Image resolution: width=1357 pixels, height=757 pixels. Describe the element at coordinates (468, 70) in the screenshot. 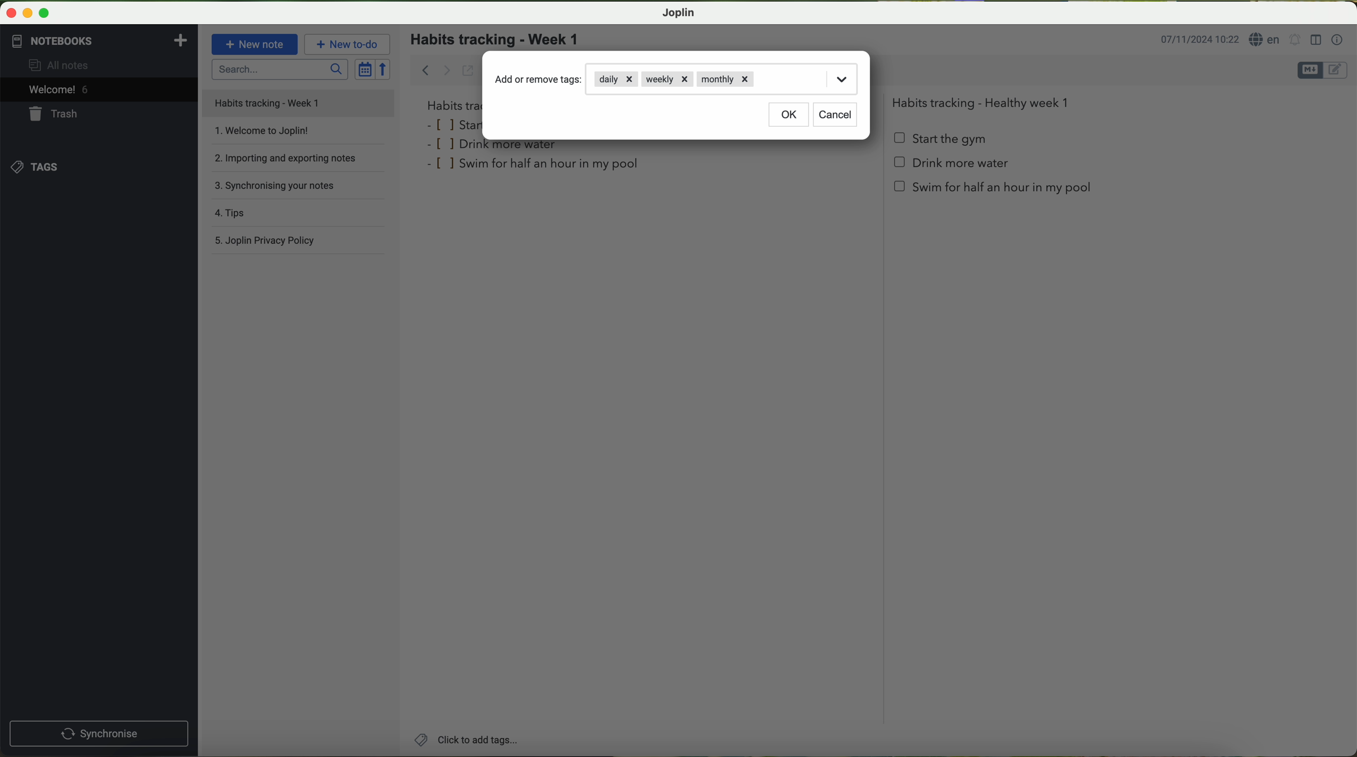

I see `toggle external editing` at that location.